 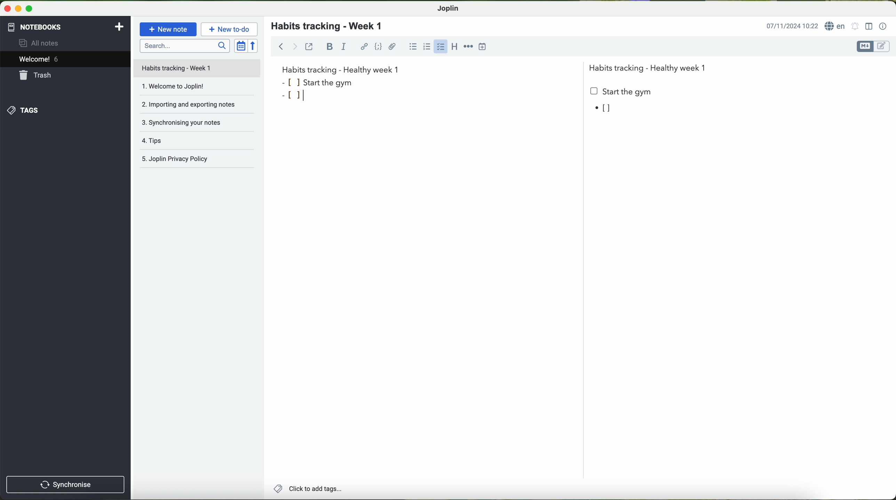 I want to click on toggle external editing, so click(x=309, y=46).